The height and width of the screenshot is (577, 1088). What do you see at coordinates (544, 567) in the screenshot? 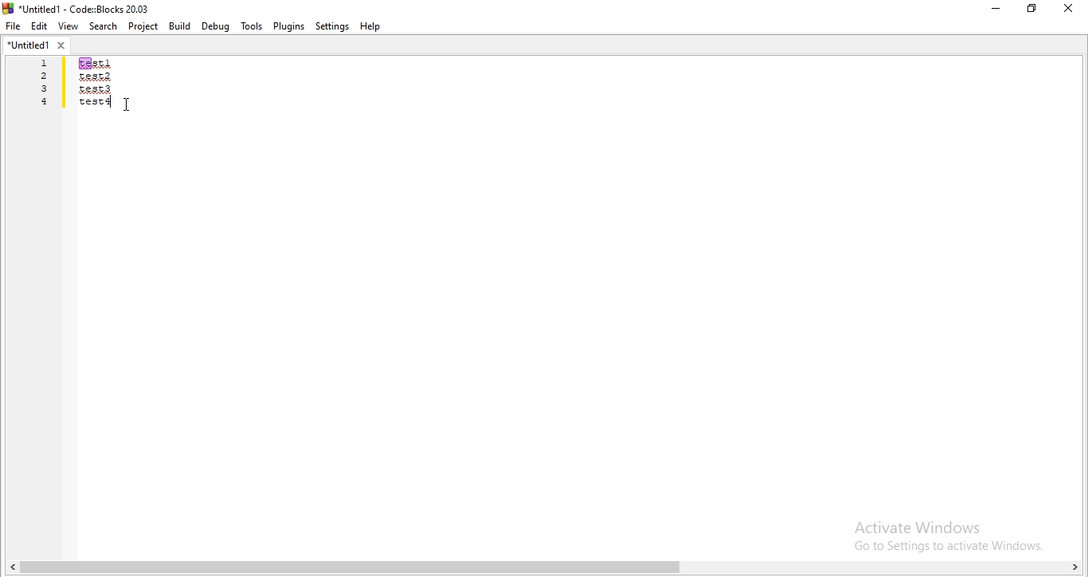
I see `scroll bar` at bounding box center [544, 567].